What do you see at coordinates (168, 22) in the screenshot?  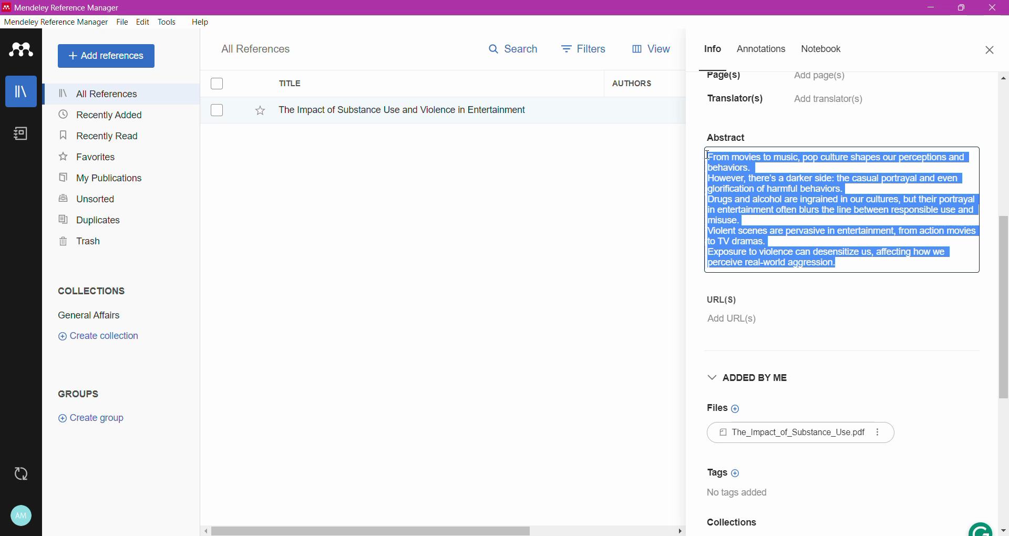 I see `Tools` at bounding box center [168, 22].